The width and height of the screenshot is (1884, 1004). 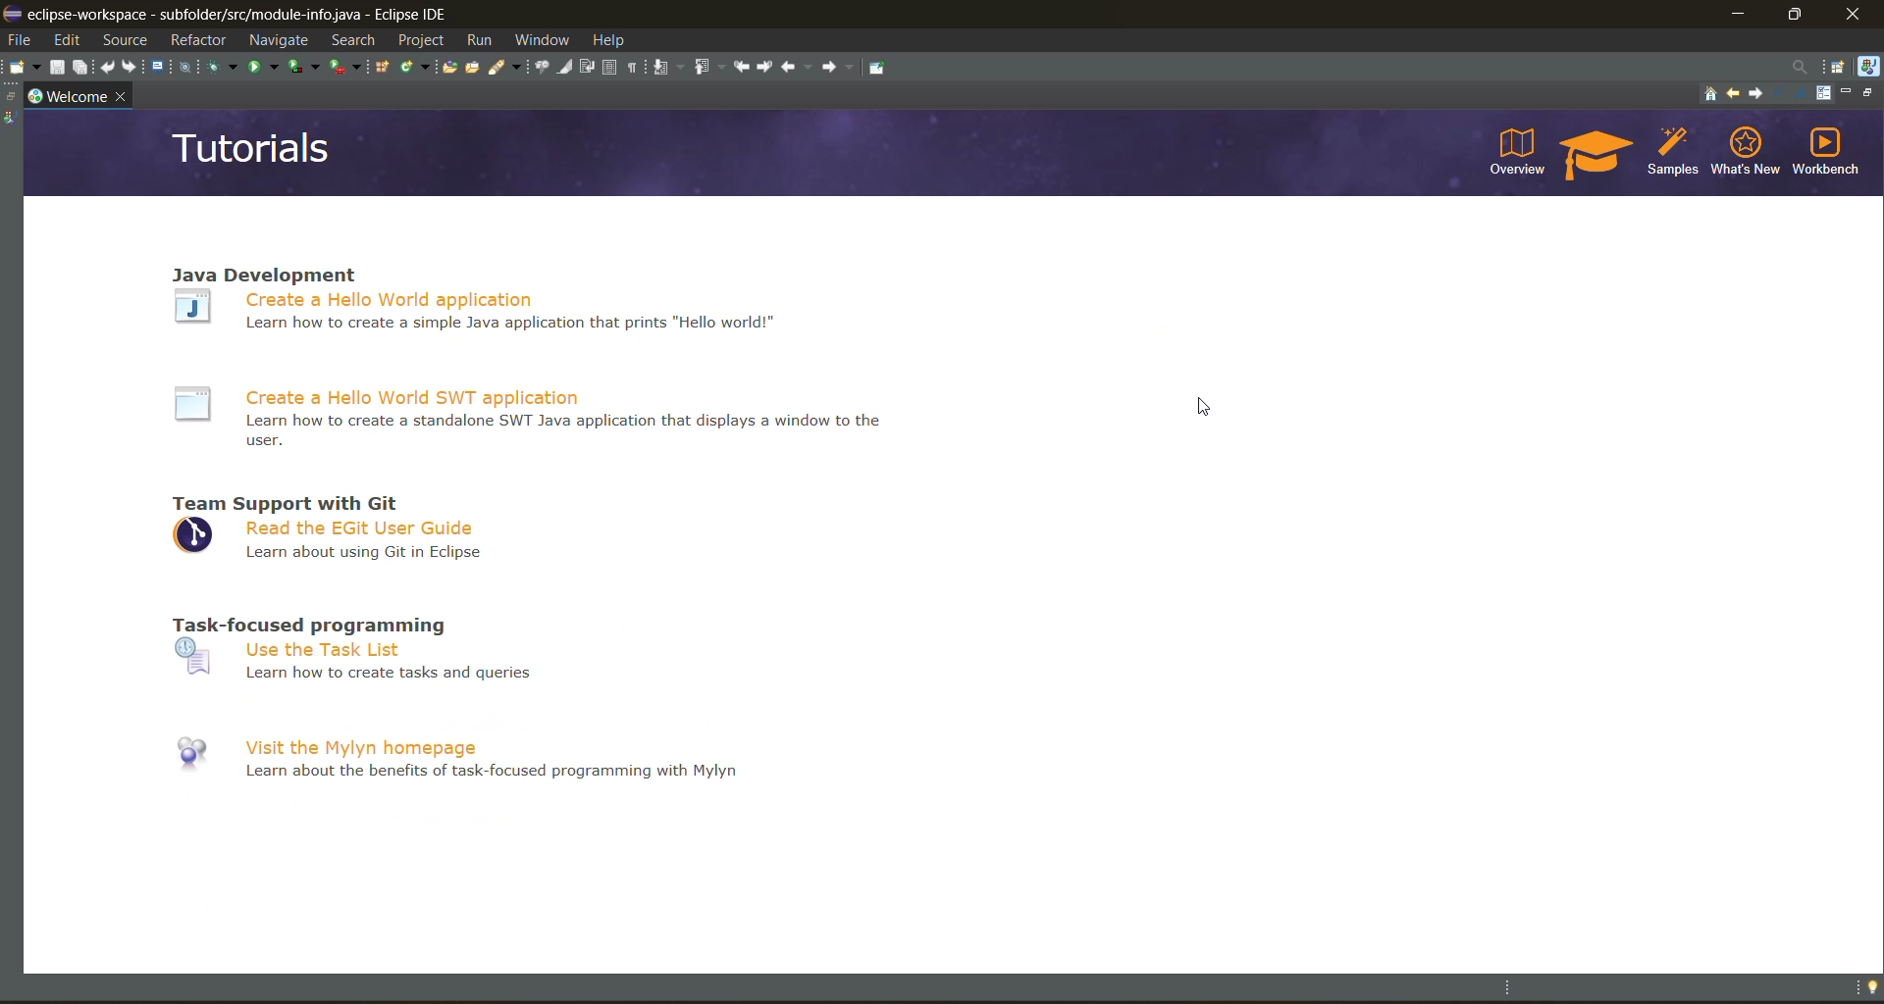 I want to click on java, so click(x=1867, y=66).